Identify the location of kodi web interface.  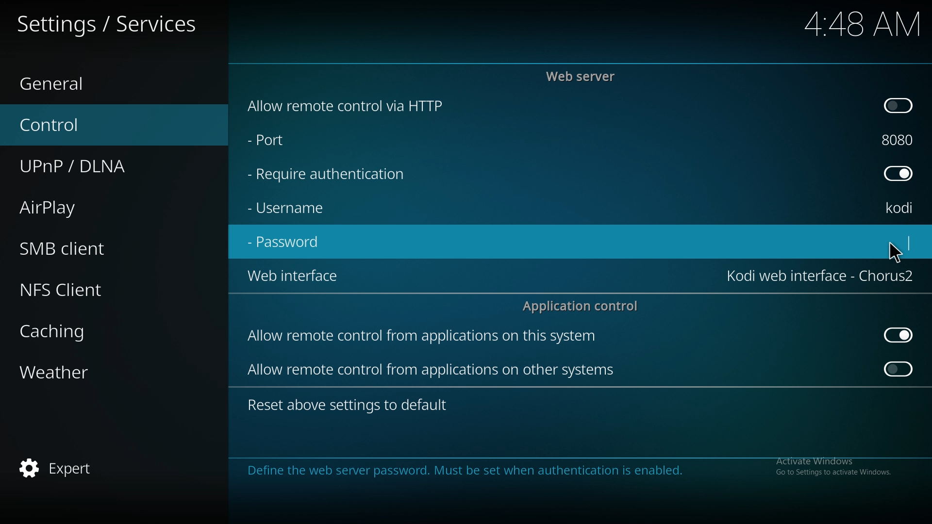
(820, 276).